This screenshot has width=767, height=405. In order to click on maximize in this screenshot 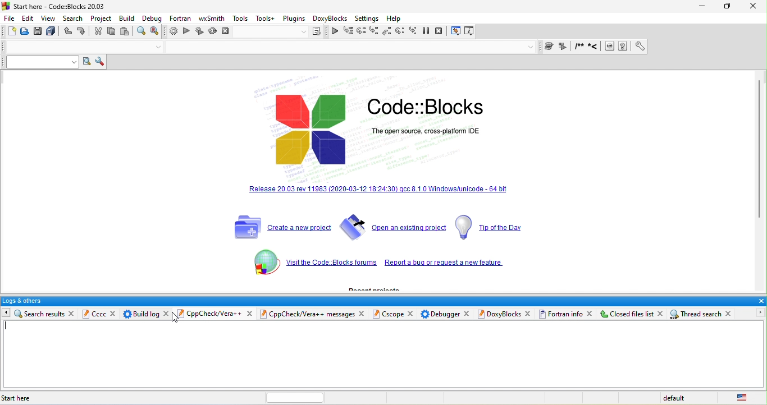, I will do `click(728, 6)`.